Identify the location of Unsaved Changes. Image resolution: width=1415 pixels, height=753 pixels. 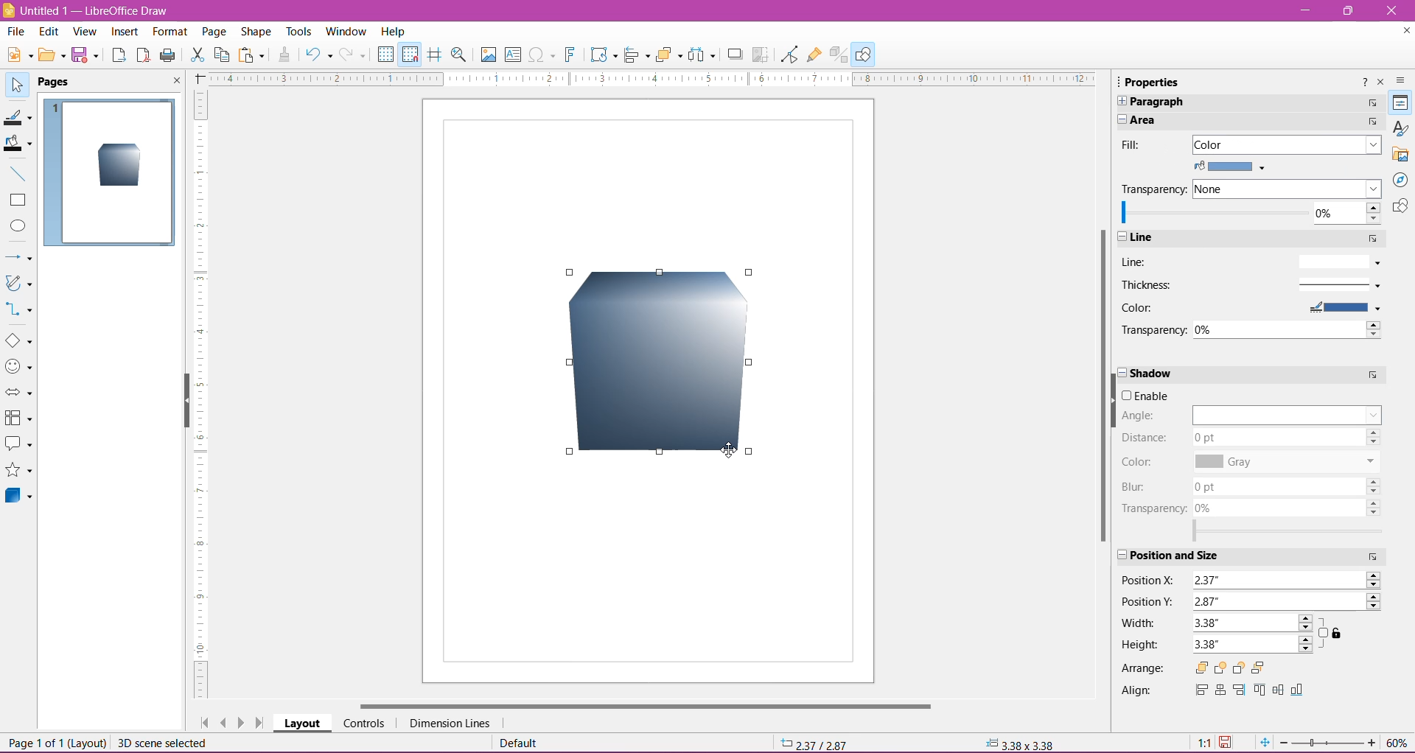
(1227, 743).